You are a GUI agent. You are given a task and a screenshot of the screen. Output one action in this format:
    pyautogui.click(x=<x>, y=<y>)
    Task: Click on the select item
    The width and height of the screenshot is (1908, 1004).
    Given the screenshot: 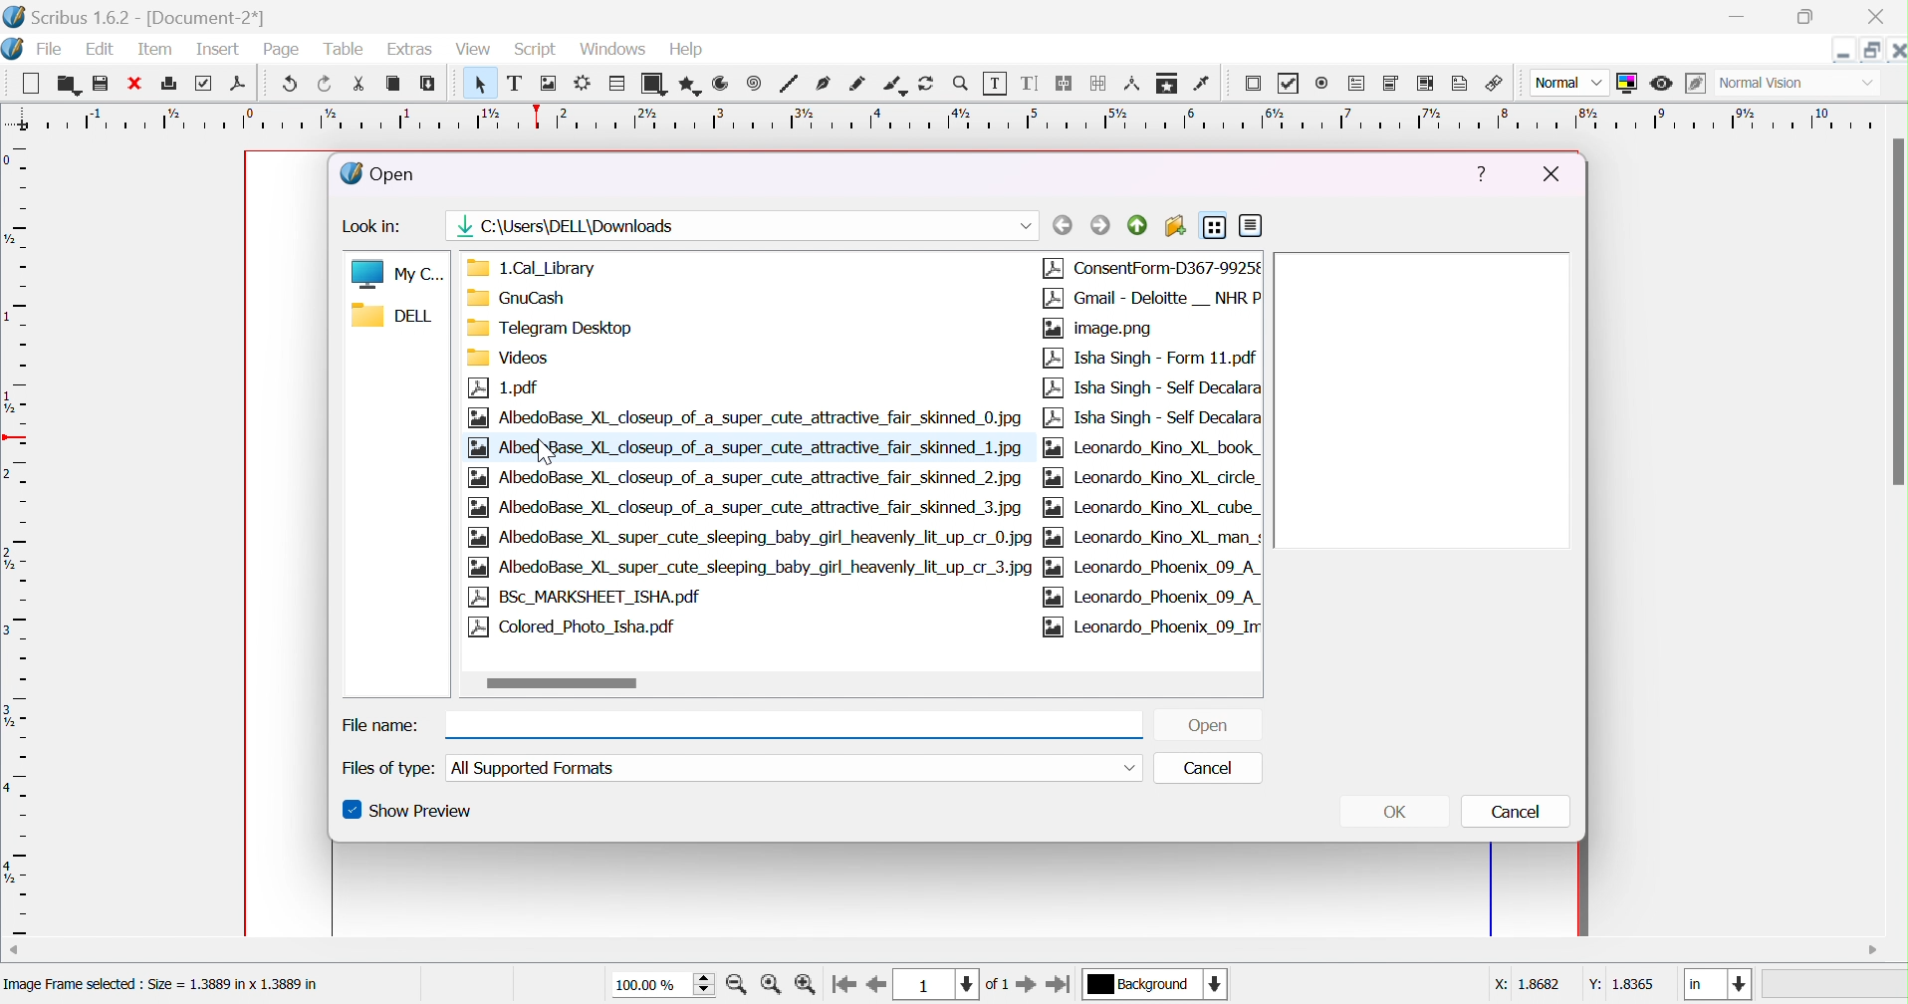 What is the action you would take?
    pyautogui.click(x=482, y=86)
    